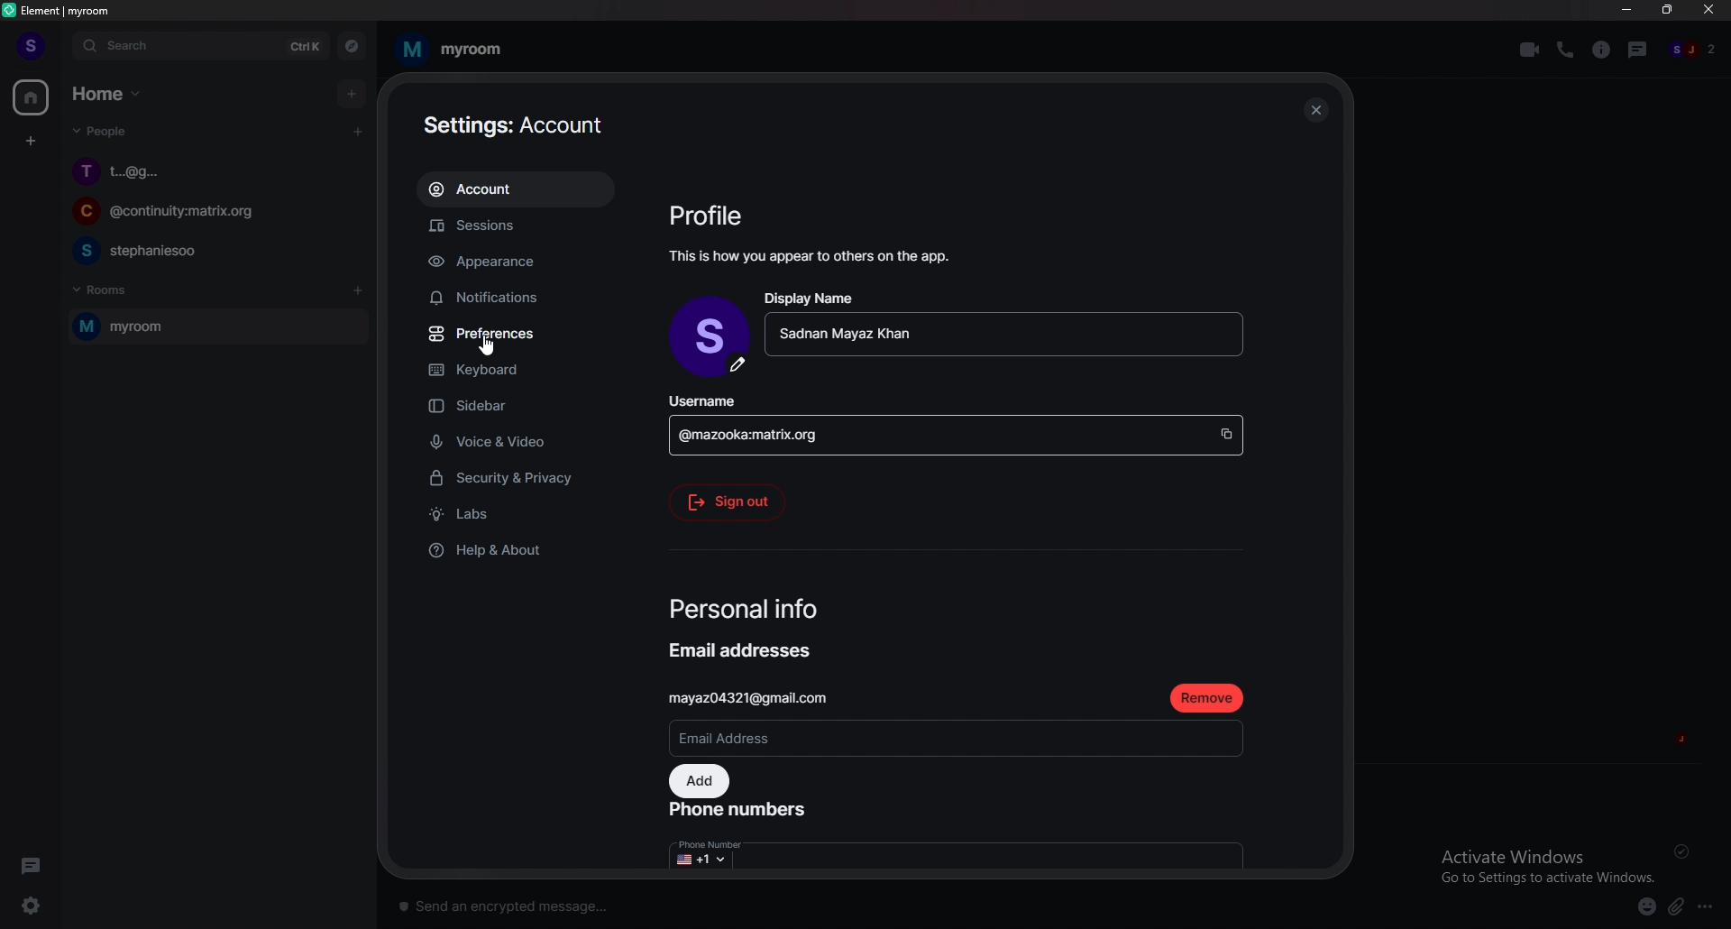 This screenshot has height=929, width=1731. I want to click on close, so click(1315, 109).